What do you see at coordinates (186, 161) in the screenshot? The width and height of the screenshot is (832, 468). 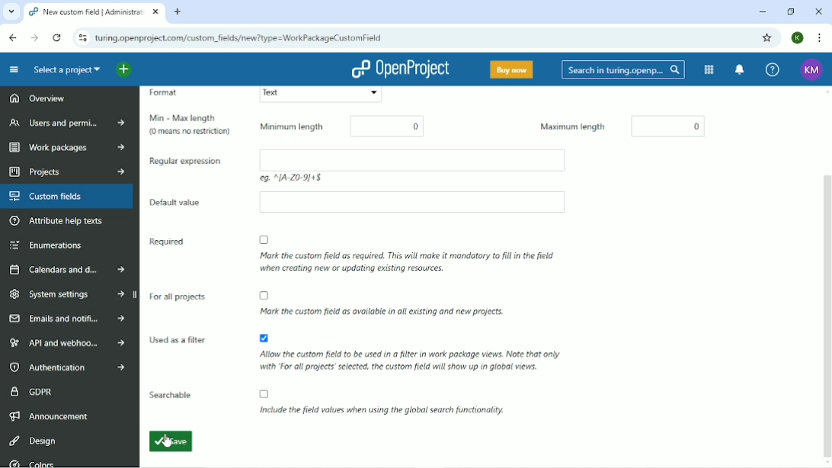 I see `Regular expression` at bounding box center [186, 161].